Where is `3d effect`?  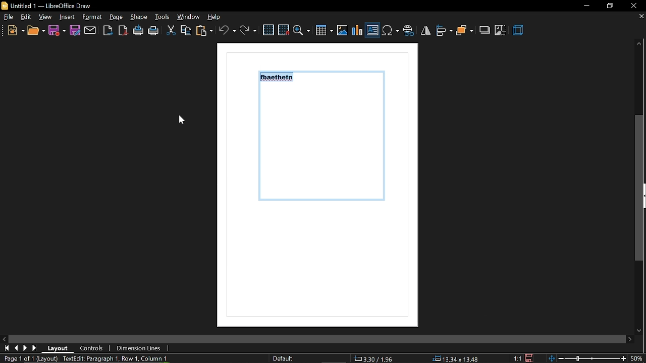 3d effect is located at coordinates (519, 31).